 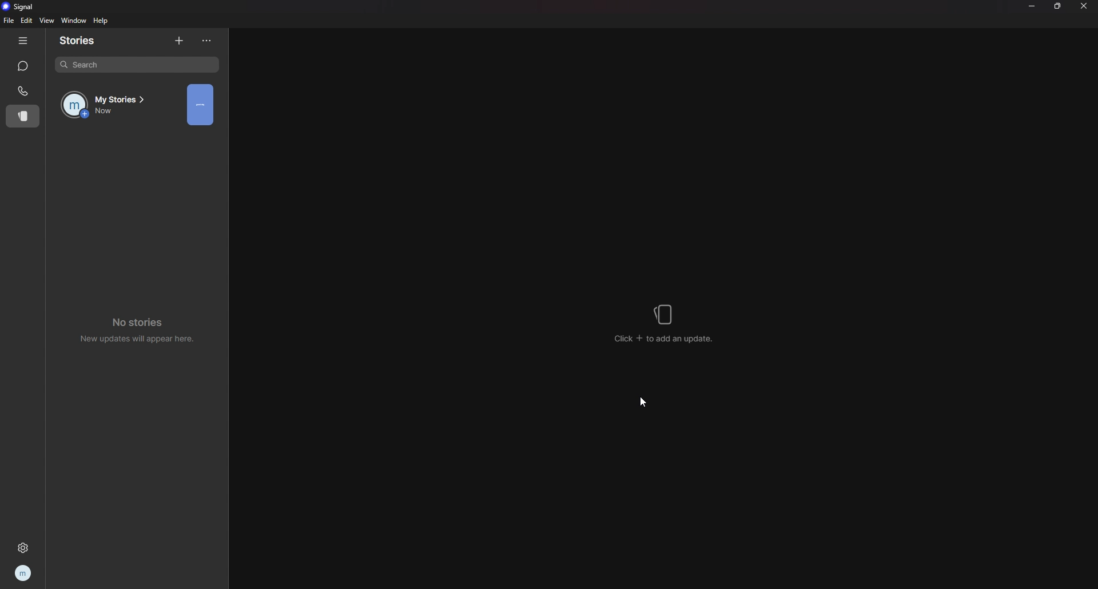 I want to click on window, so click(x=73, y=21).